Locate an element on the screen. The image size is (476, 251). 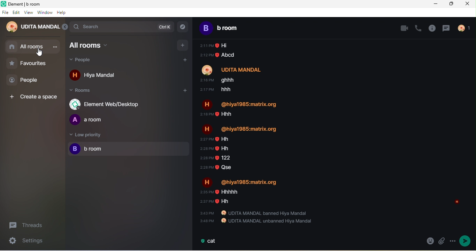
window is located at coordinates (45, 13).